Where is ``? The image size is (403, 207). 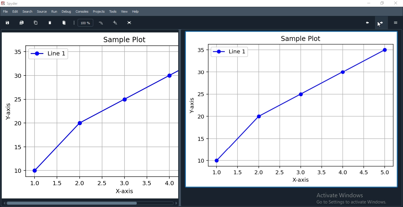  is located at coordinates (100, 23).